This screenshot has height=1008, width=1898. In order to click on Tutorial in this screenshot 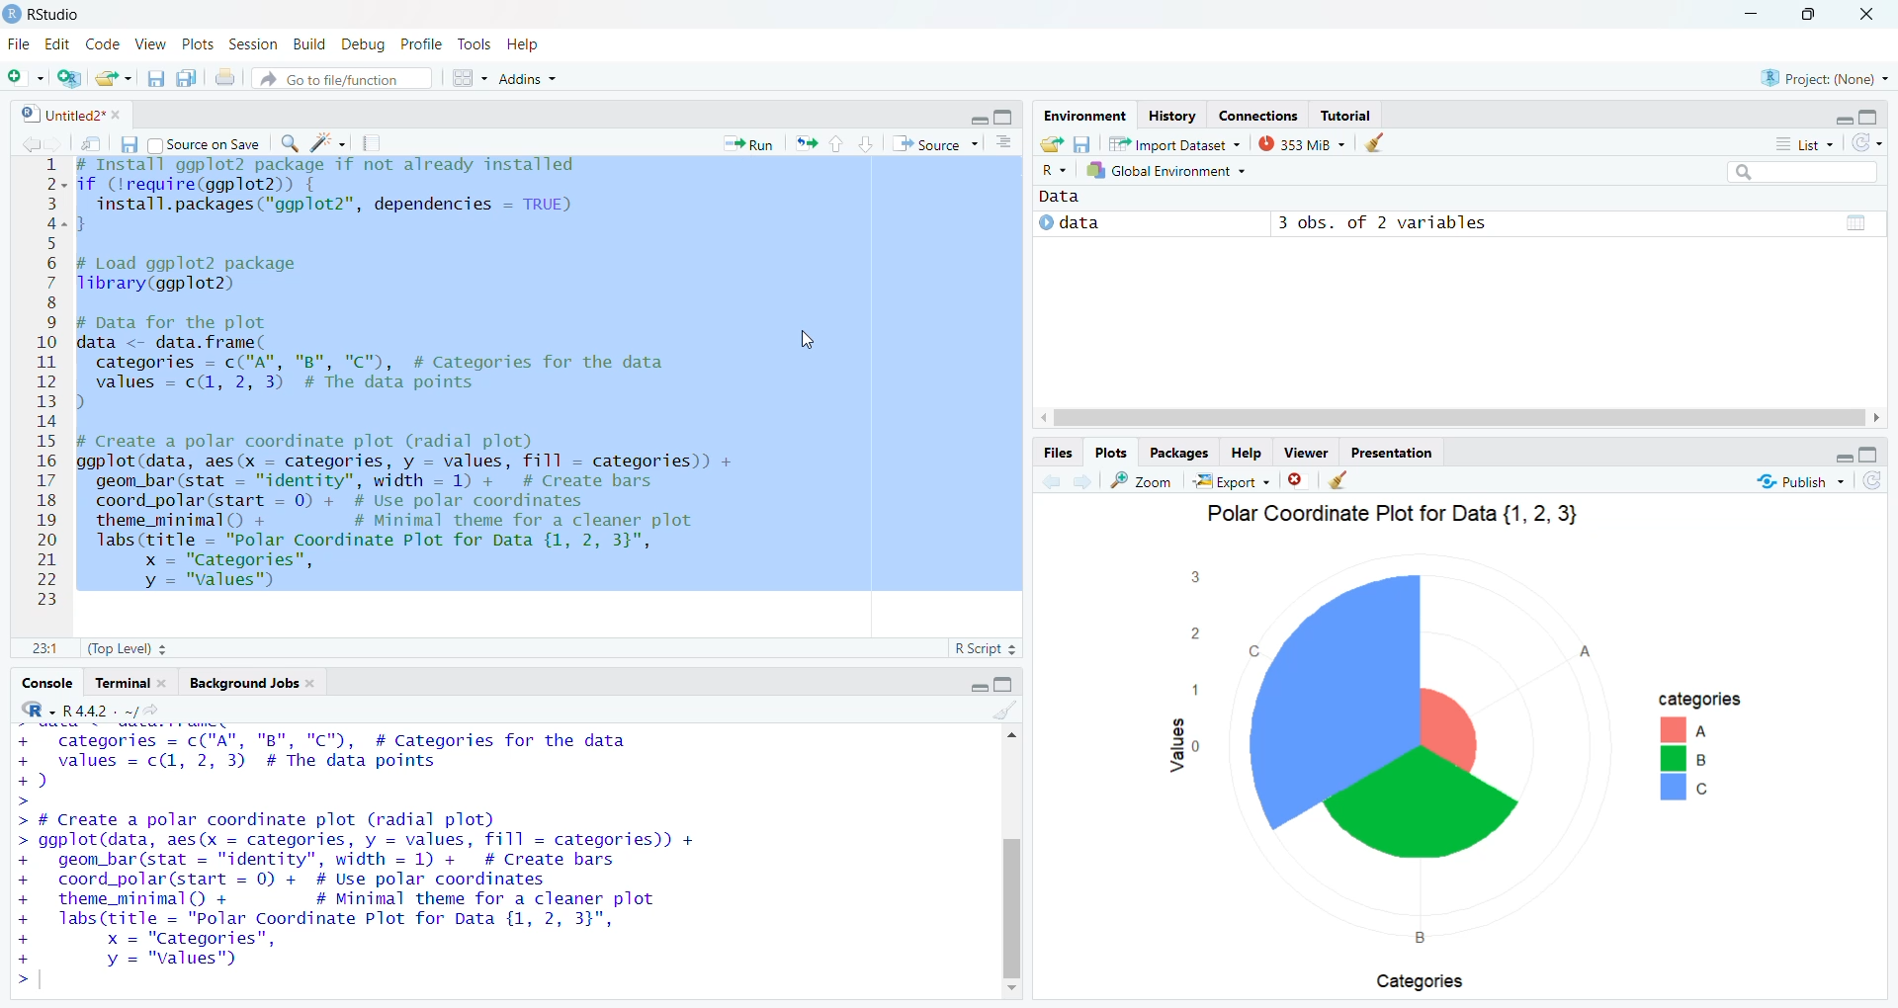, I will do `click(1344, 114)`.